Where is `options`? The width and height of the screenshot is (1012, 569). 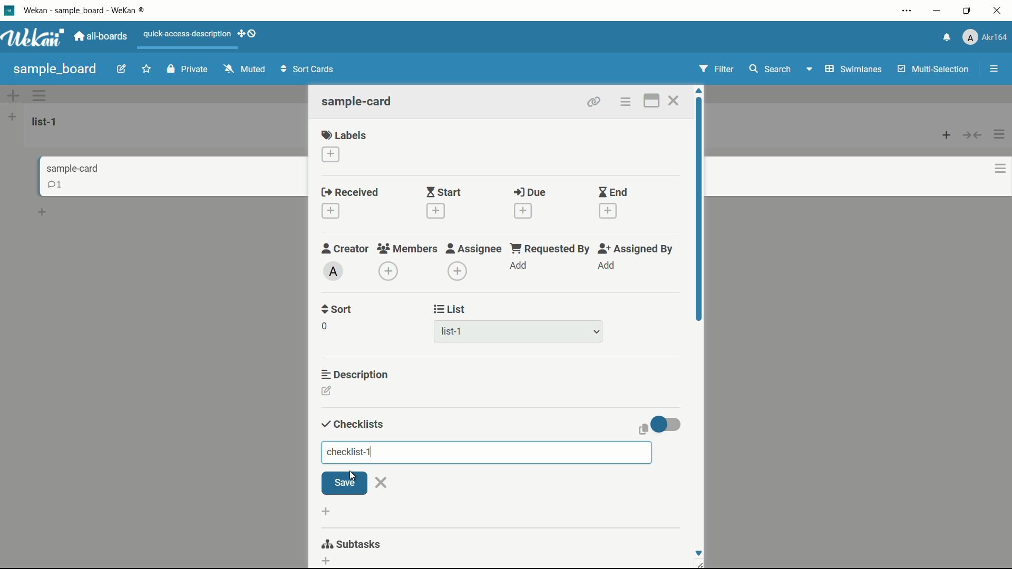 options is located at coordinates (42, 95).